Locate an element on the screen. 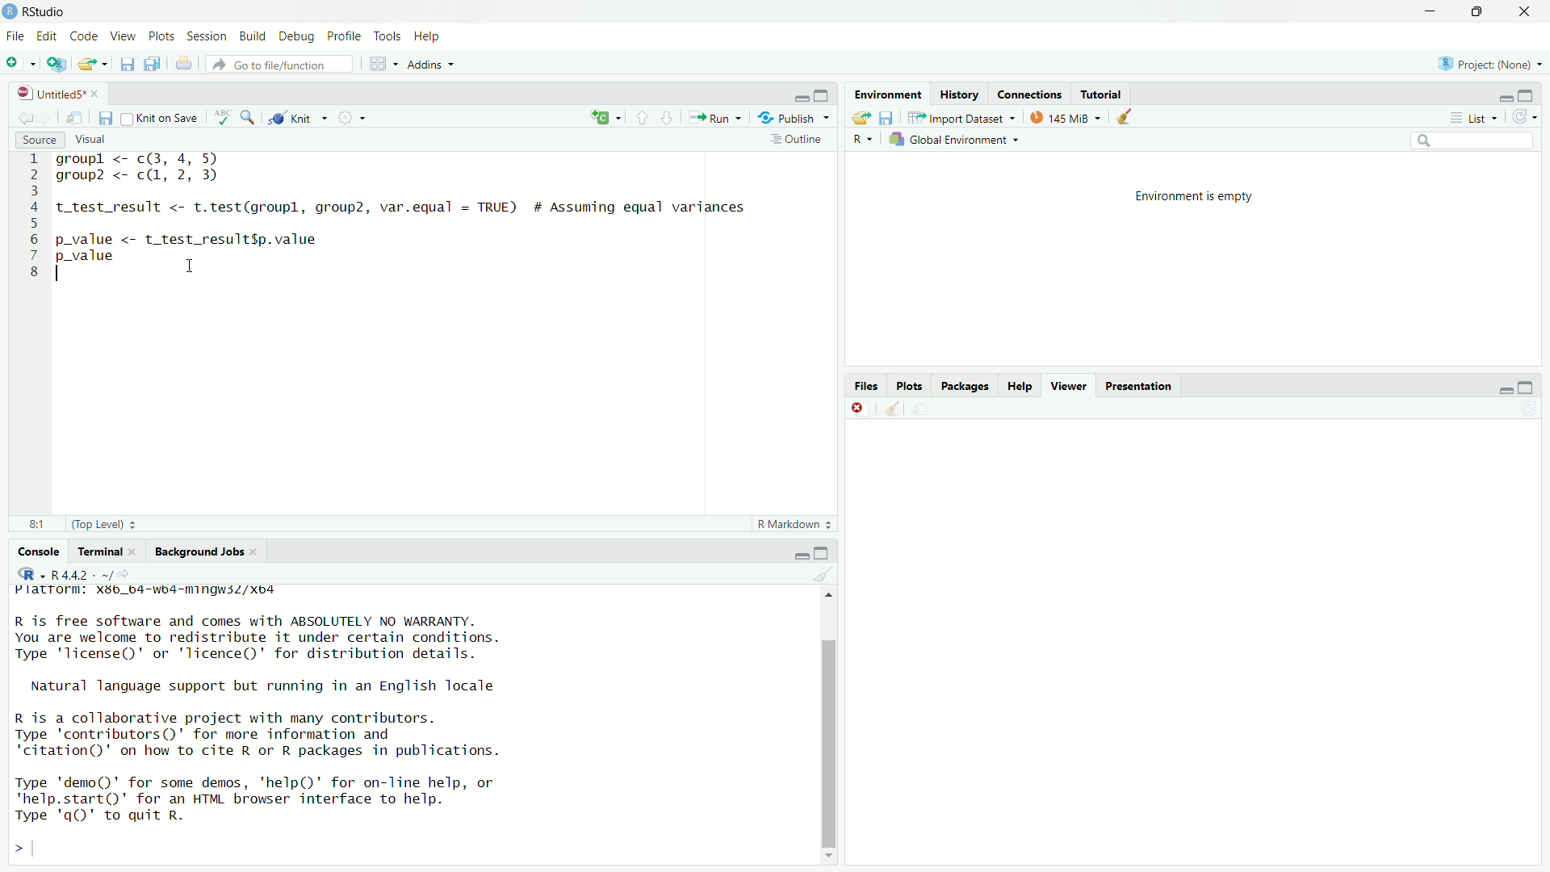 The height and width of the screenshot is (872, 1550). save all open document is located at coordinates (150, 62).